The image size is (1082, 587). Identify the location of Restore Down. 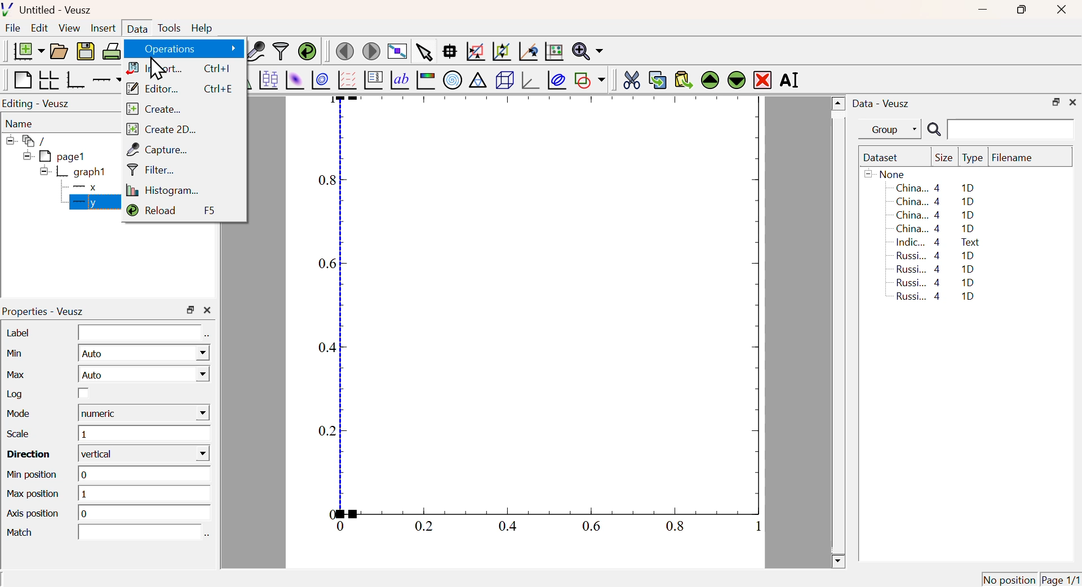
(1020, 10).